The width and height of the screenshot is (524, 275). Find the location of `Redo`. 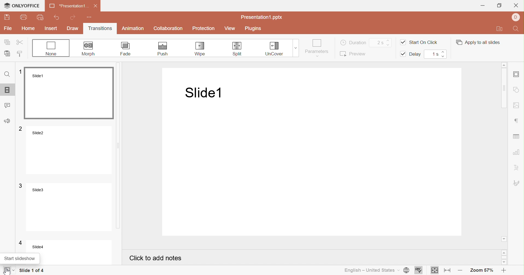

Redo is located at coordinates (74, 17).